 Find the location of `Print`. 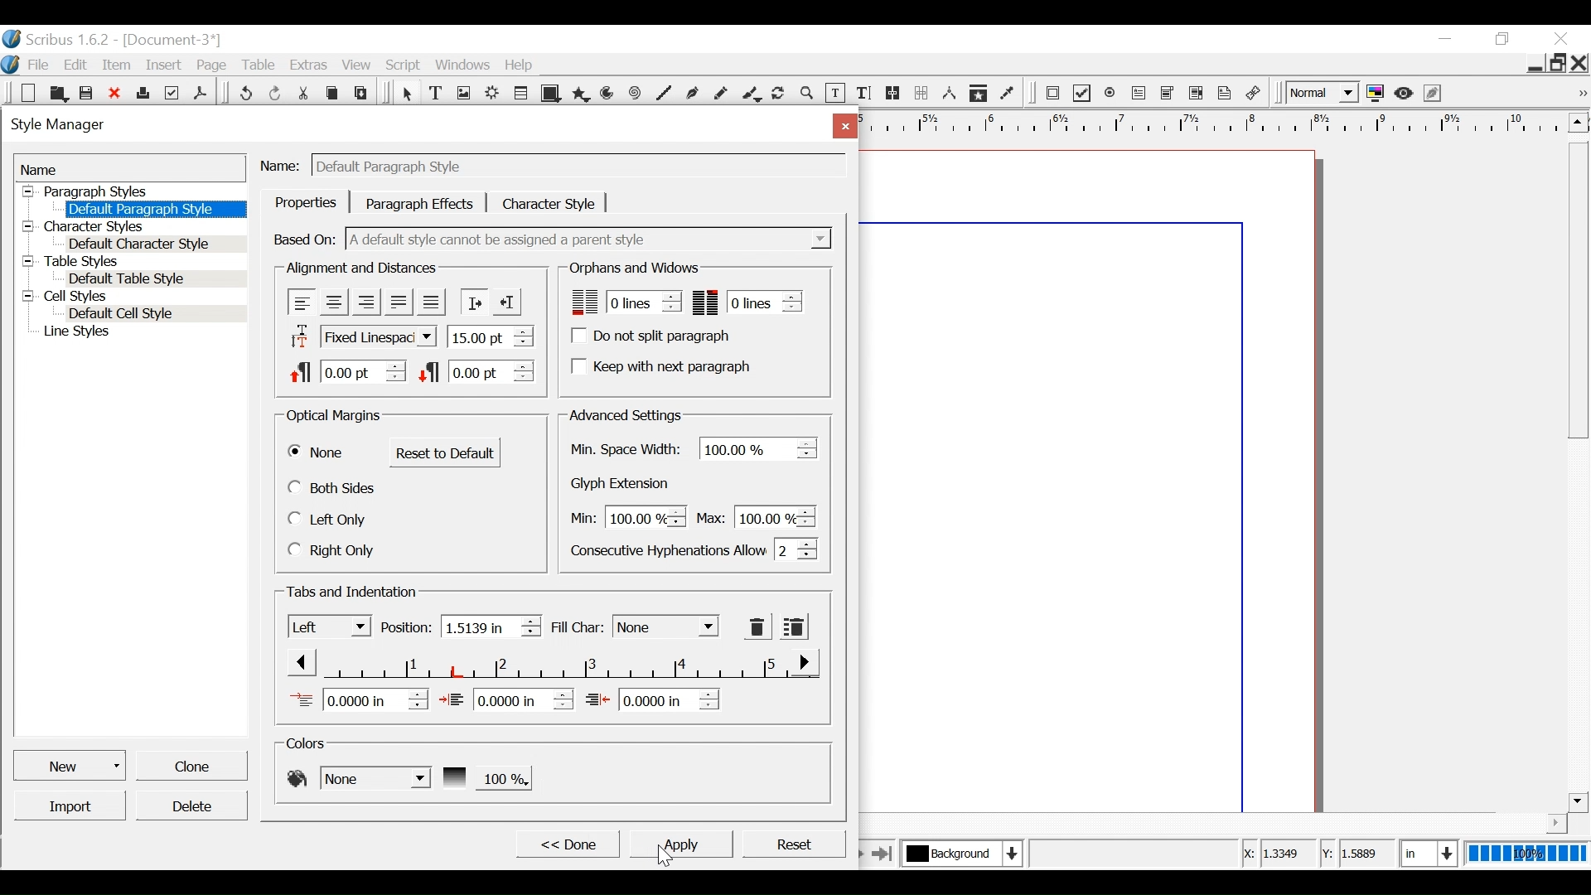

Print is located at coordinates (143, 91).